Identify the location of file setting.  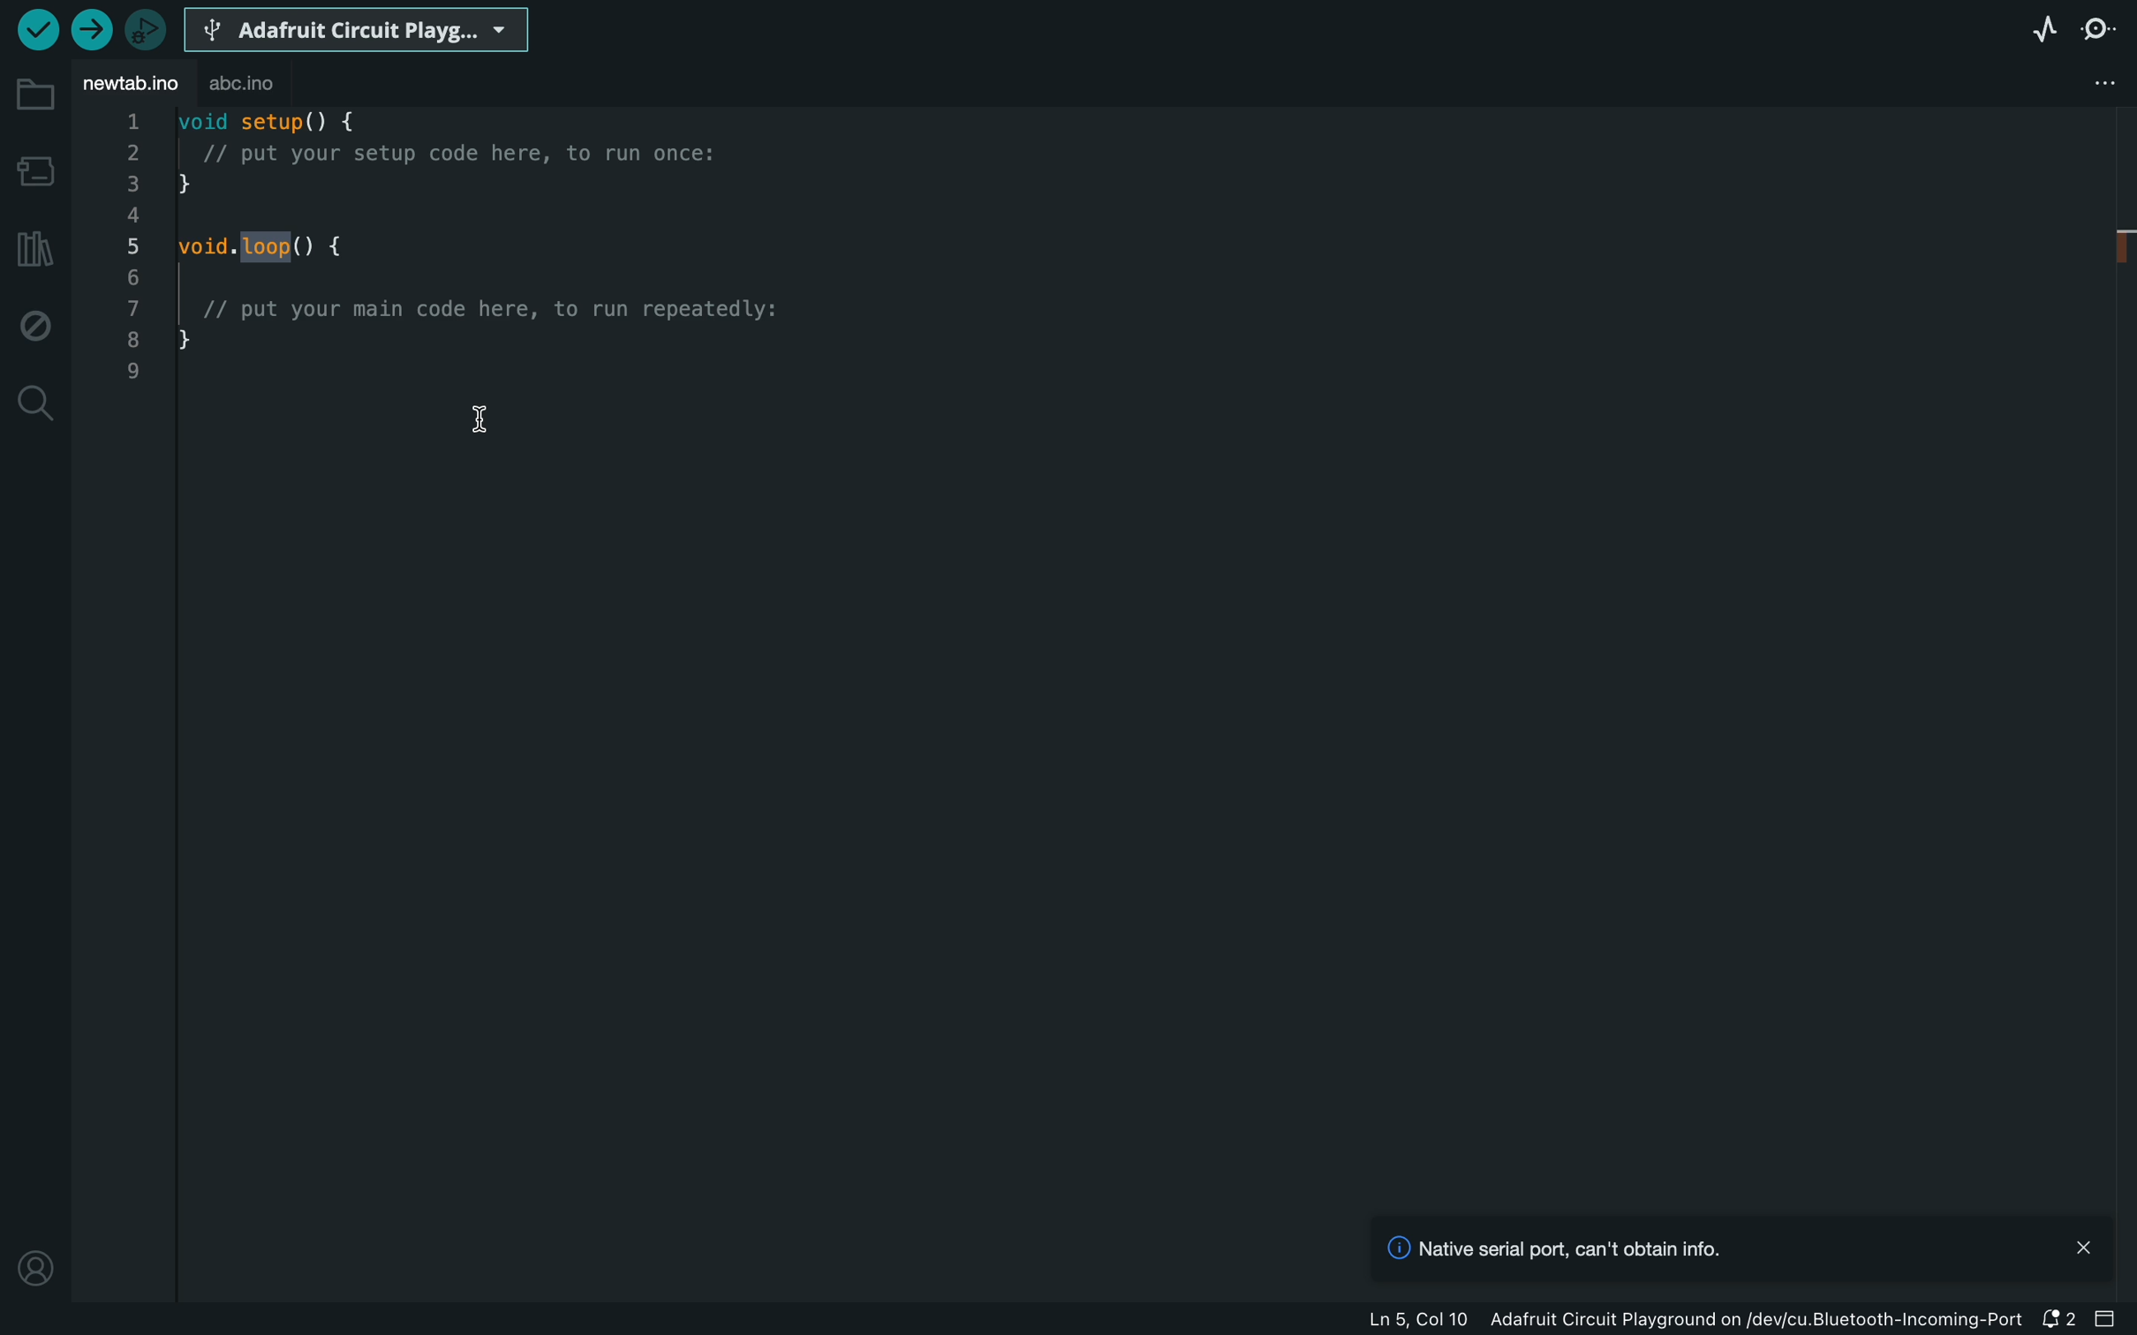
(2099, 83).